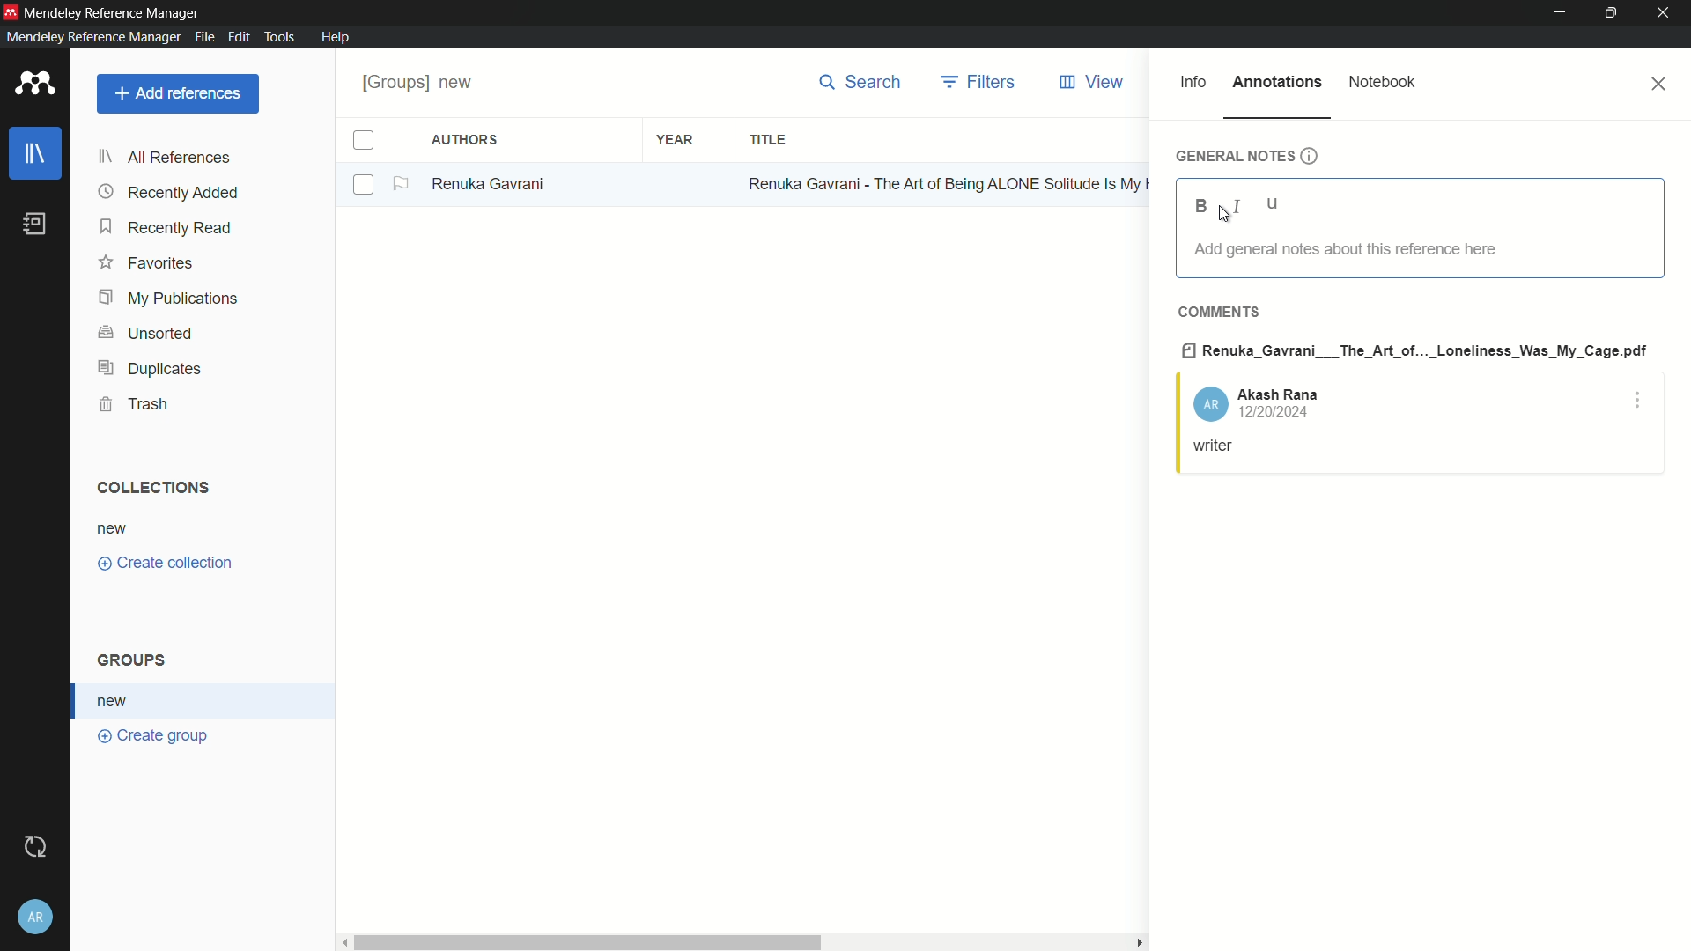  Describe the element at coordinates (117, 701) in the screenshot. I see `new` at that location.